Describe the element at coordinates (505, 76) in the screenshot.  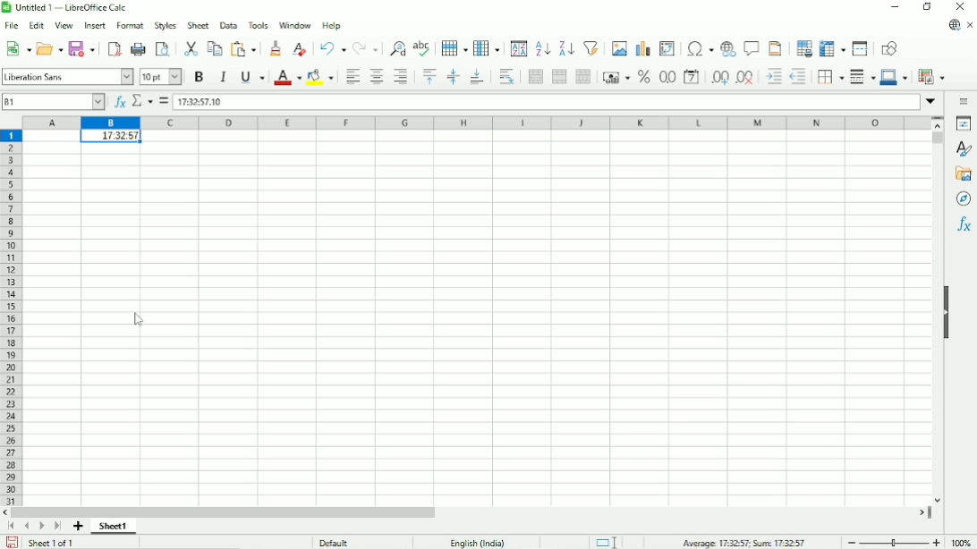
I see `Wrap text` at that location.